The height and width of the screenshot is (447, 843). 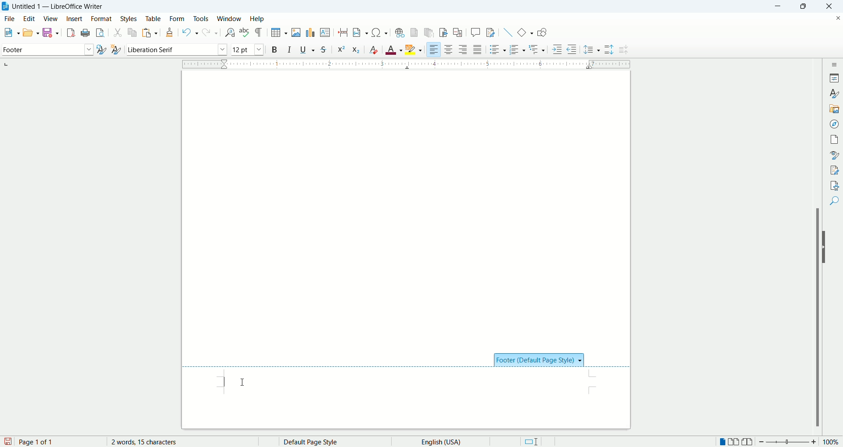 What do you see at coordinates (406, 63) in the screenshot?
I see `ruler` at bounding box center [406, 63].